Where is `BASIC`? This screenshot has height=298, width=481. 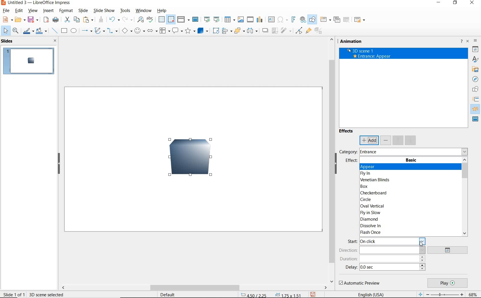
BASIC is located at coordinates (411, 160).